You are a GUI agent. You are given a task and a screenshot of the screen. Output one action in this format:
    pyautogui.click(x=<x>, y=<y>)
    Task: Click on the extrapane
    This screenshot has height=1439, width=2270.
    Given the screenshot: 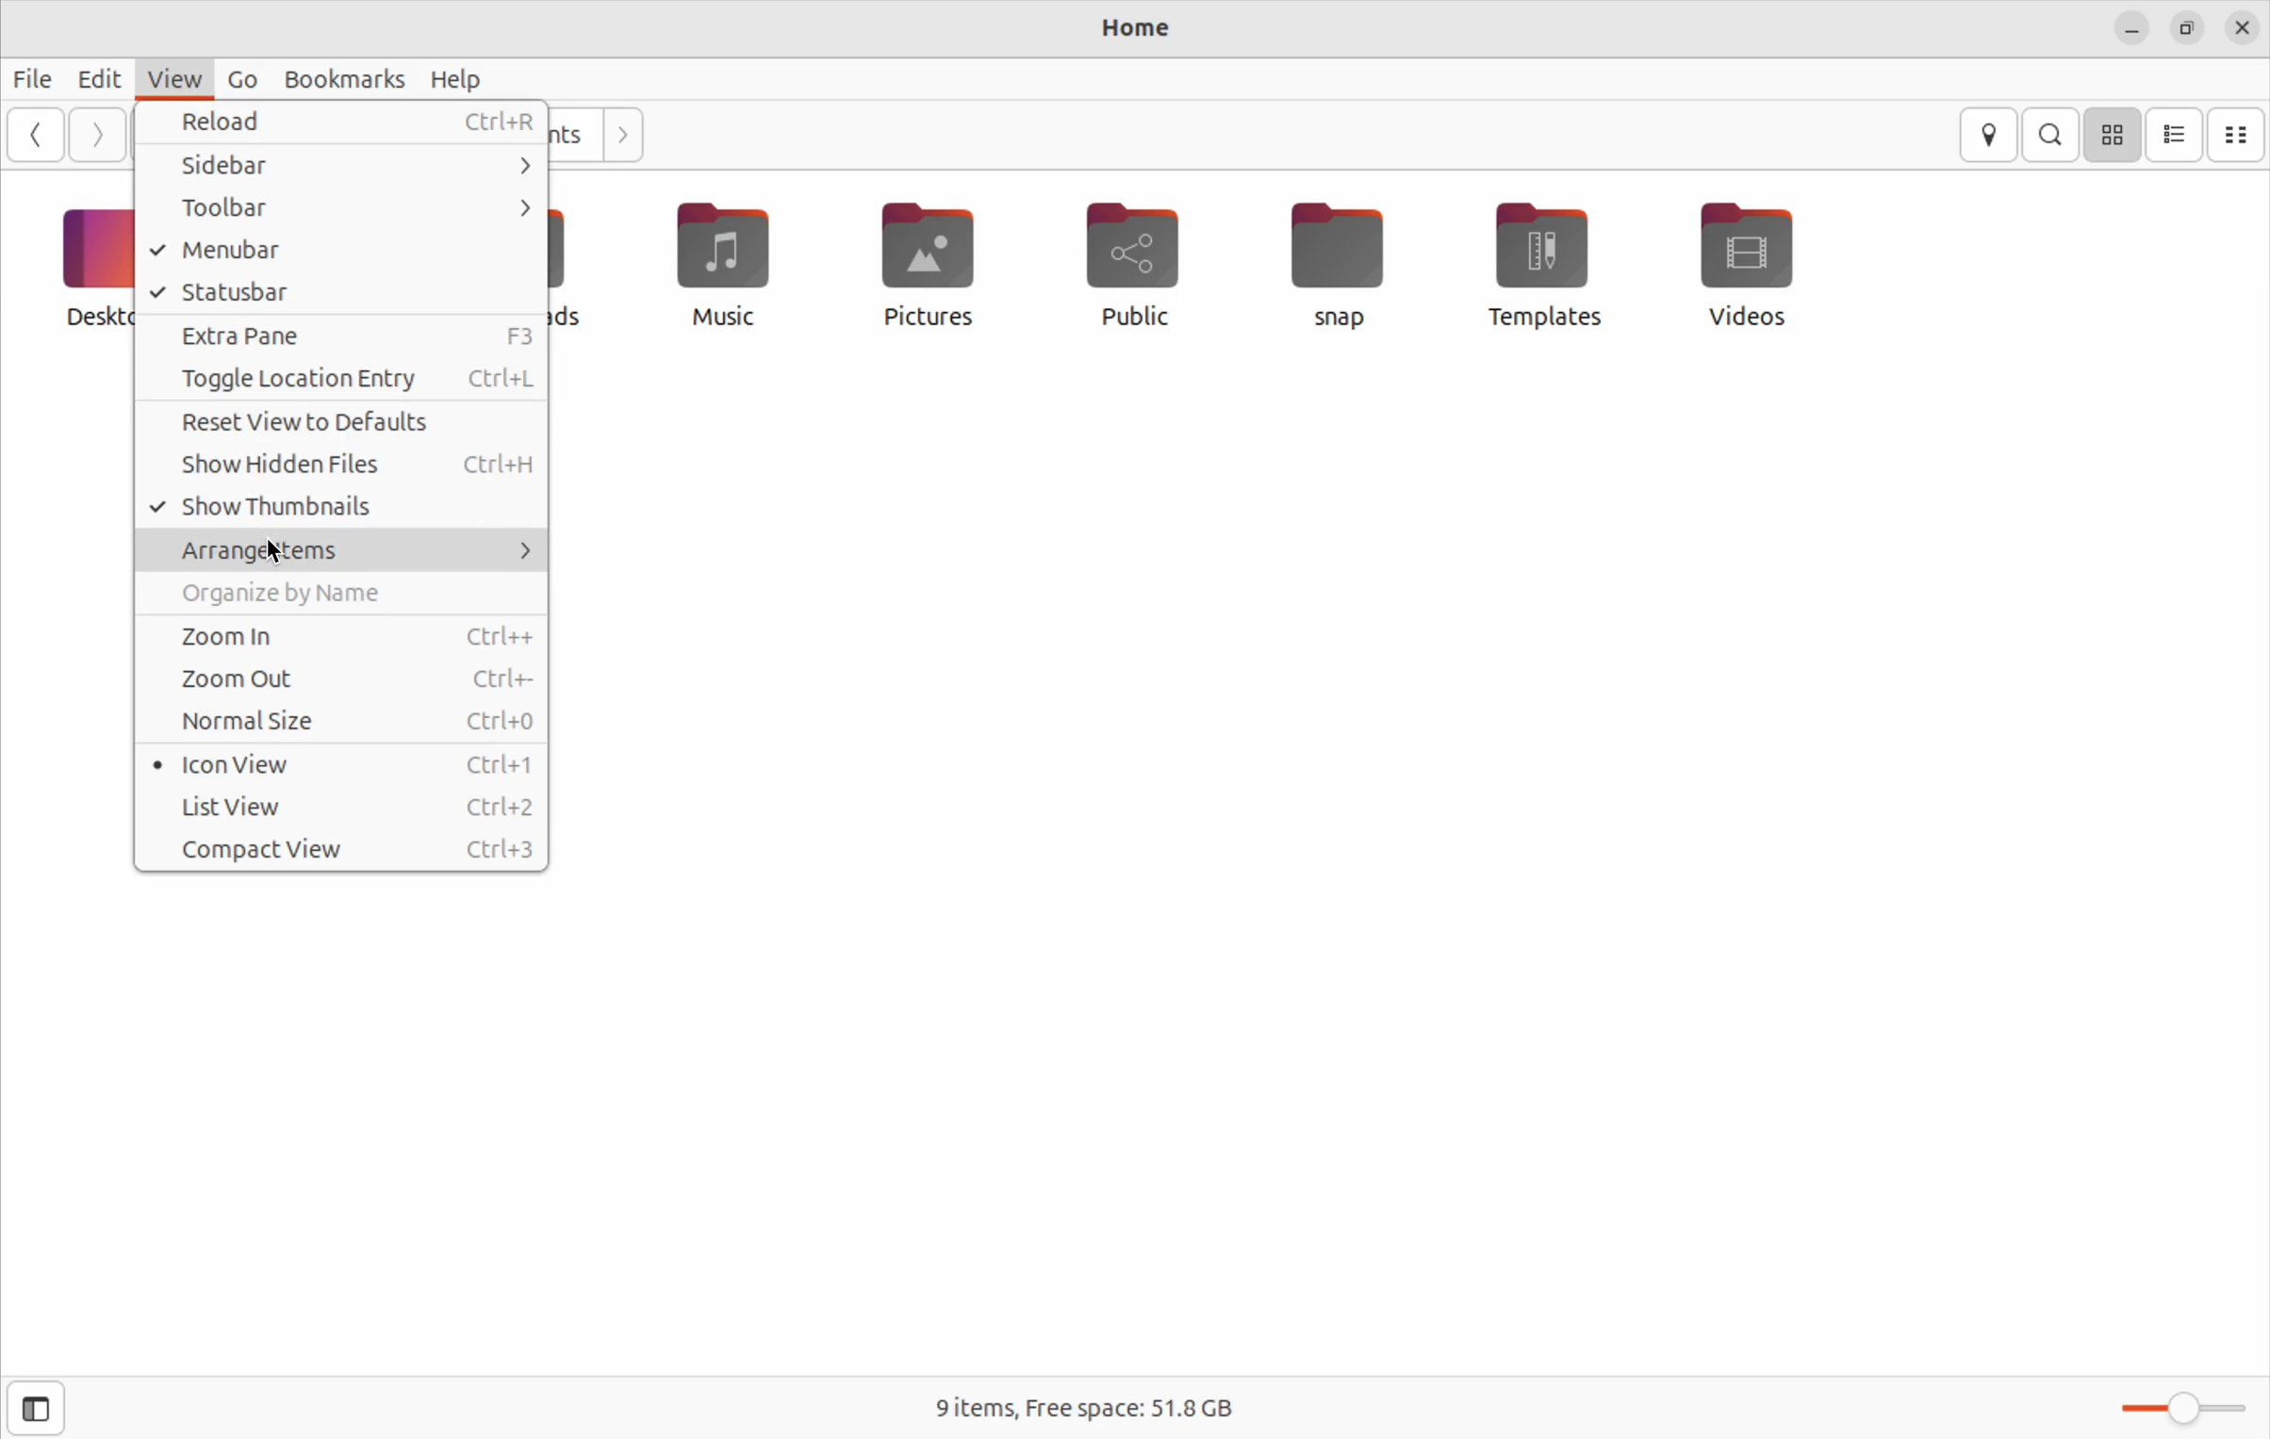 What is the action you would take?
    pyautogui.click(x=347, y=336)
    